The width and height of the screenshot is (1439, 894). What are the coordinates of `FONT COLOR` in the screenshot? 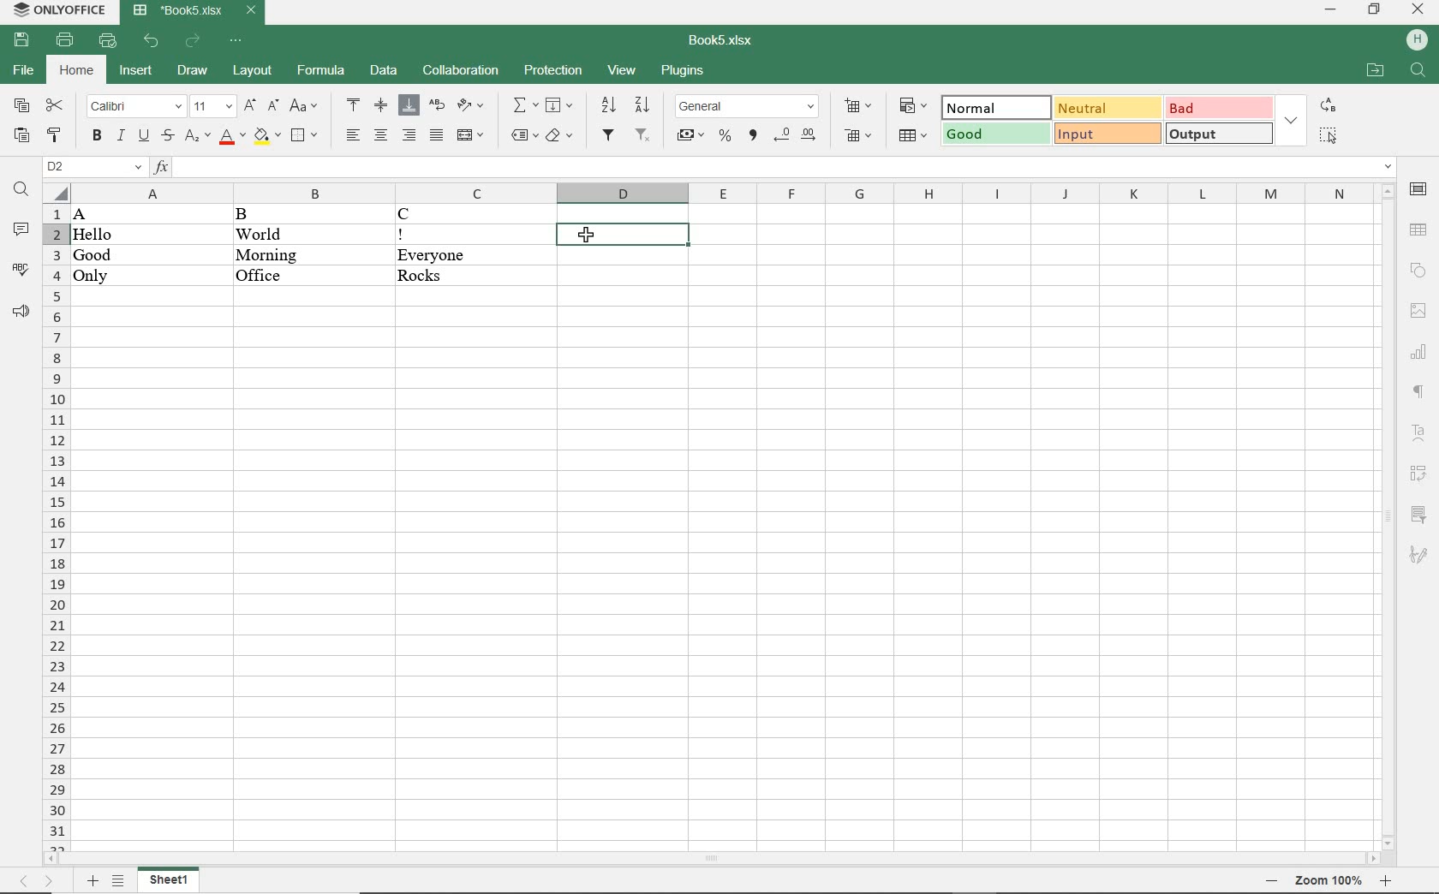 It's located at (232, 140).